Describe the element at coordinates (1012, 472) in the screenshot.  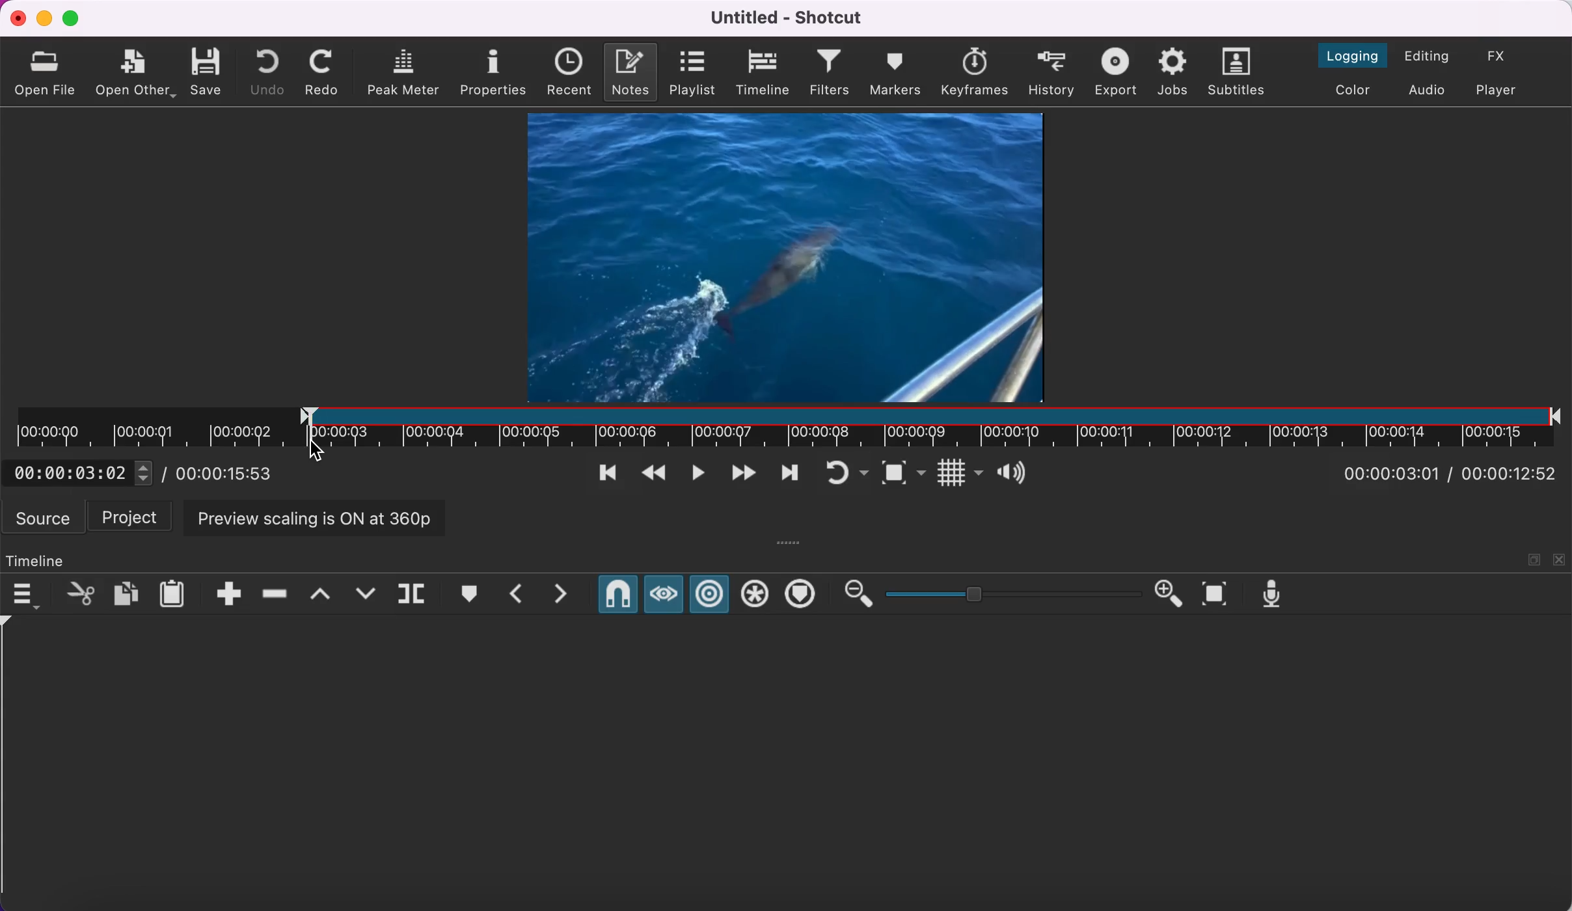
I see `` at that location.